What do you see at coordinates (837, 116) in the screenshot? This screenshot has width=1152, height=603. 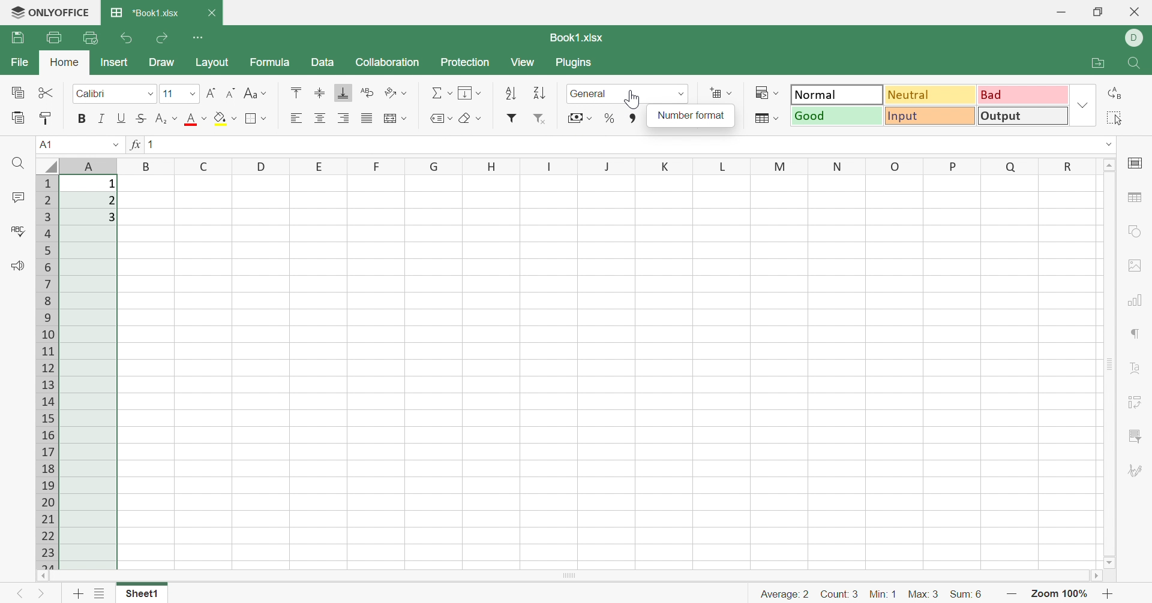 I see `Good` at bounding box center [837, 116].